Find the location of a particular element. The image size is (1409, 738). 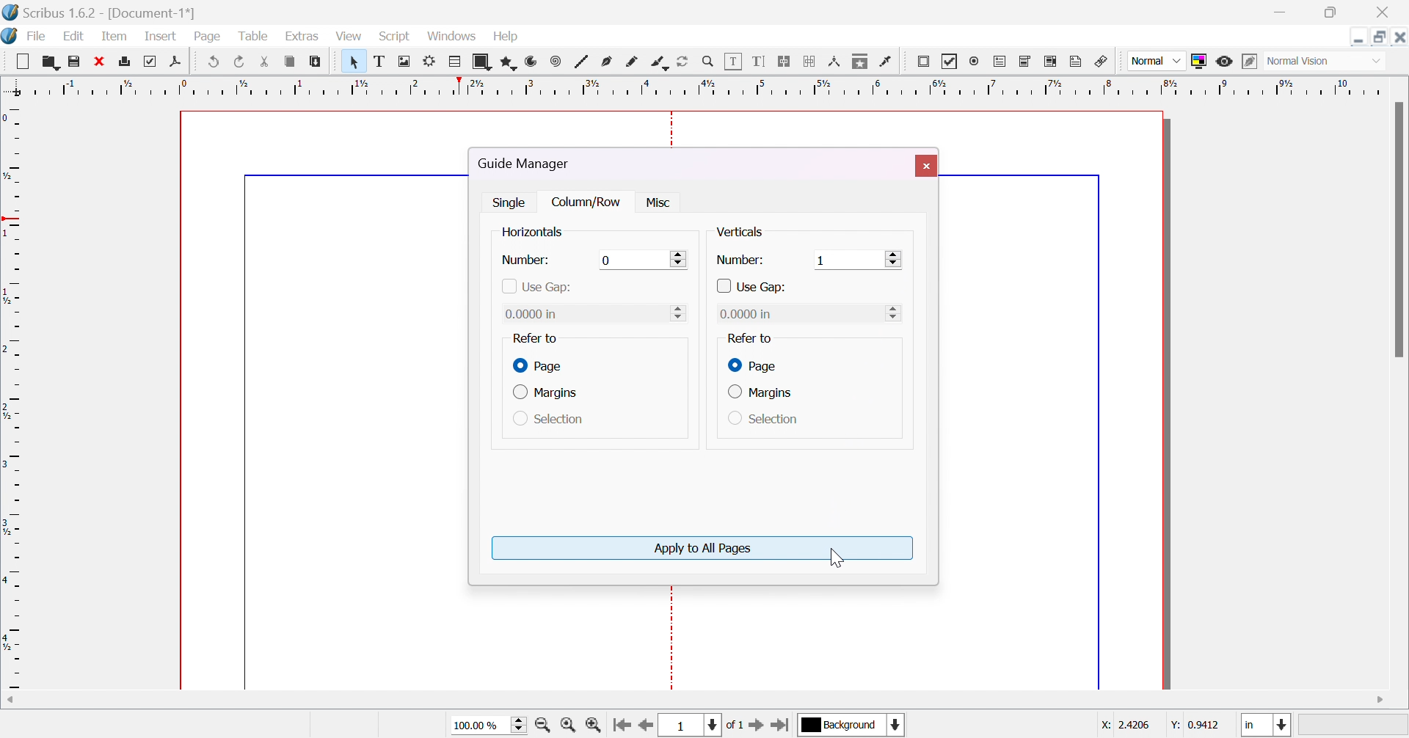

0.0000 in is located at coordinates (536, 314).